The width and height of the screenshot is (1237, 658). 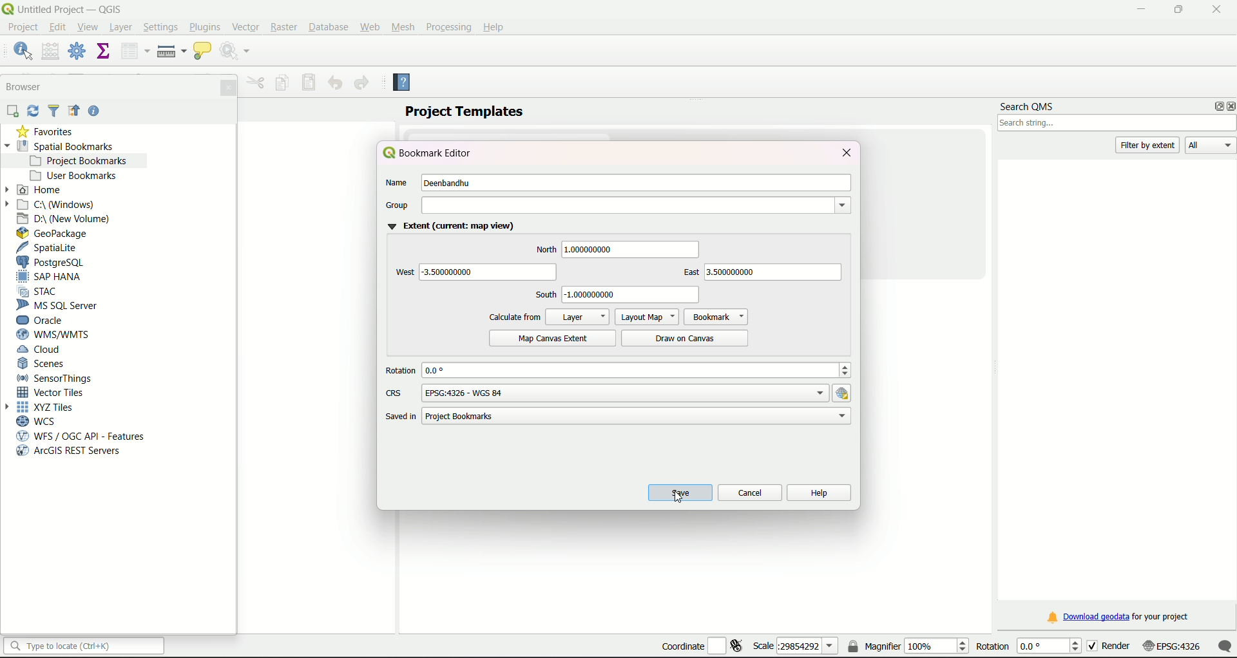 I want to click on Settings, so click(x=161, y=28).